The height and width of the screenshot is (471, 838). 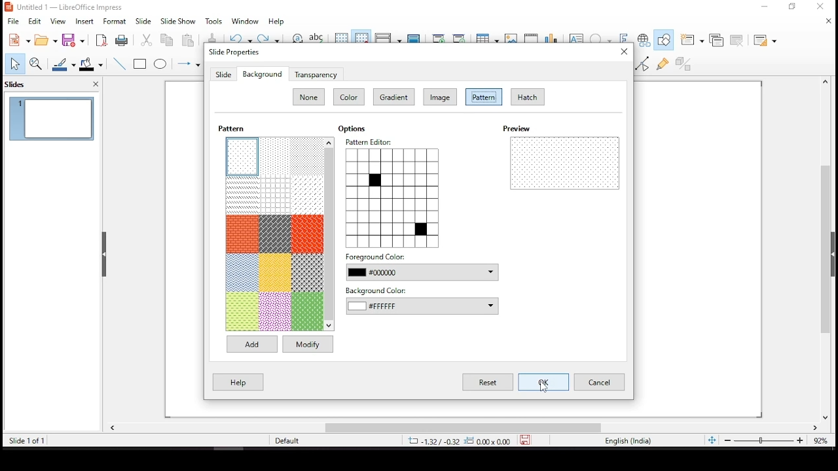 What do you see at coordinates (564, 162) in the screenshot?
I see `preview` at bounding box center [564, 162].